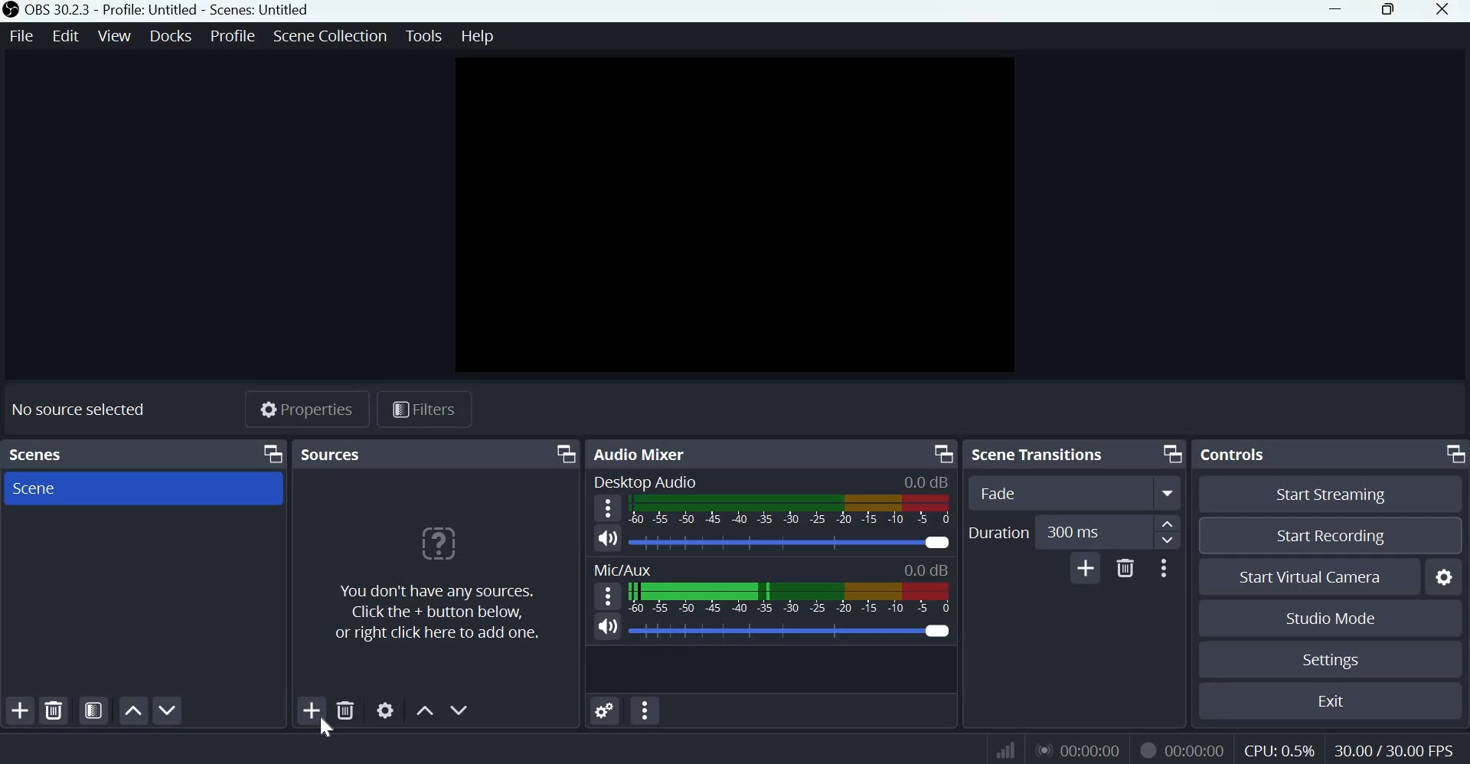  What do you see at coordinates (1148, 749) in the screenshot?
I see `Recording Status Icon` at bounding box center [1148, 749].